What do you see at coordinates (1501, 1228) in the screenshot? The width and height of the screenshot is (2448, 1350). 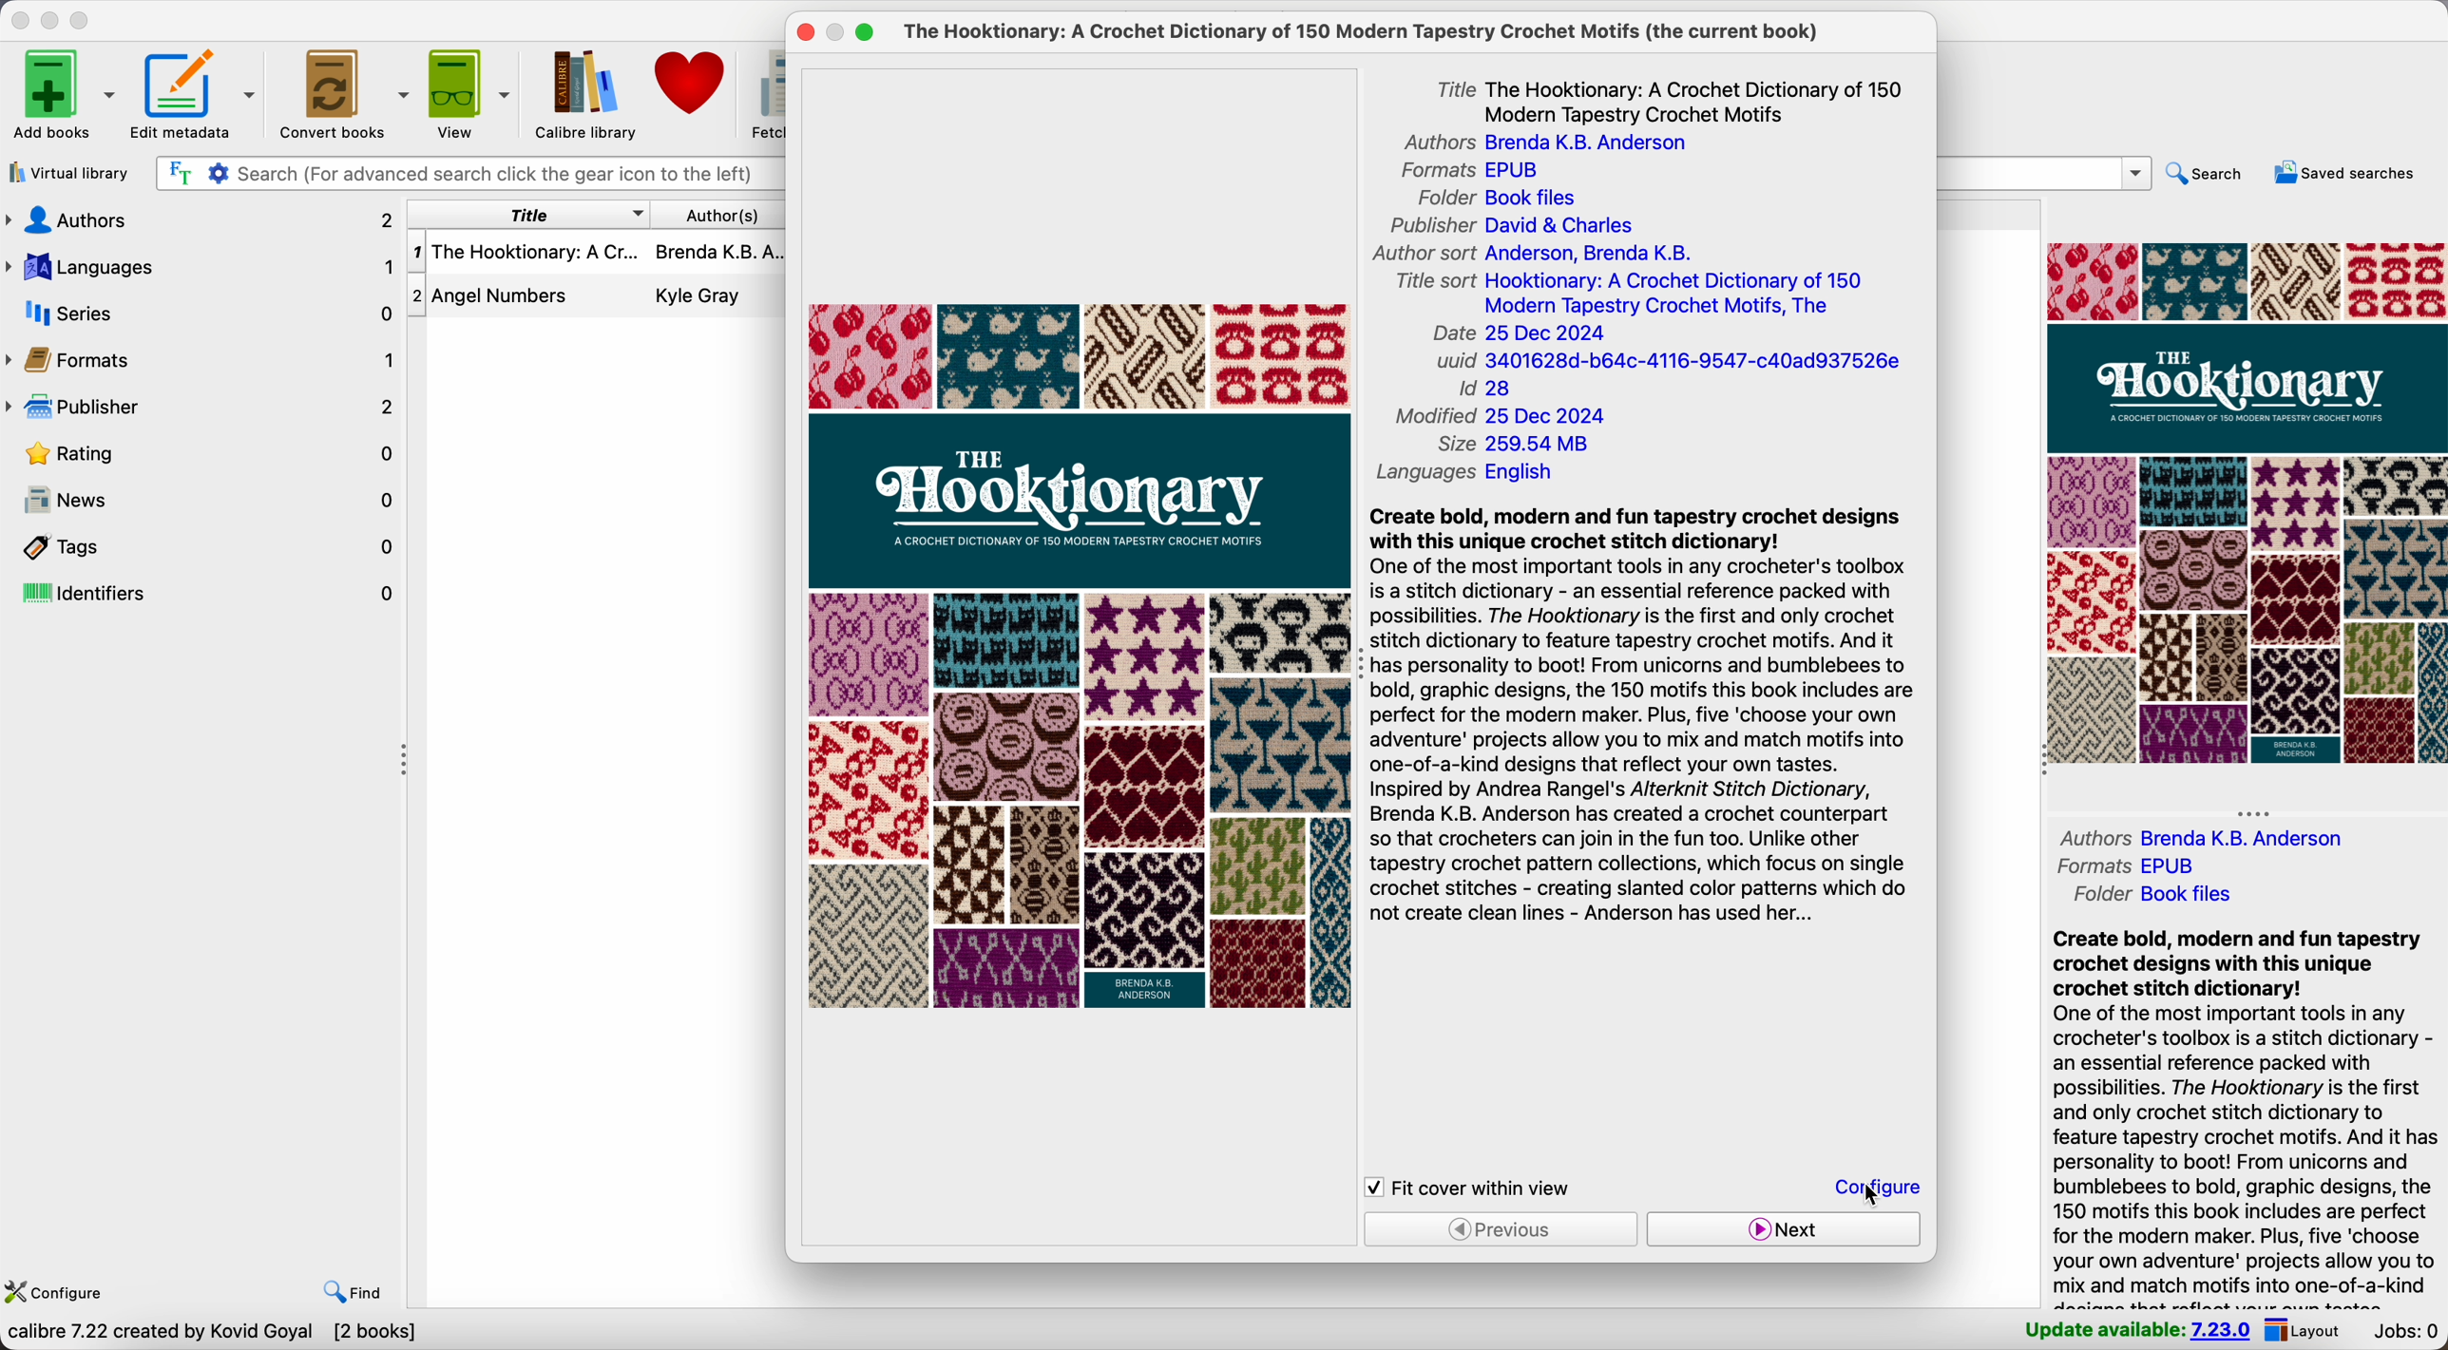 I see `previous` at bounding box center [1501, 1228].